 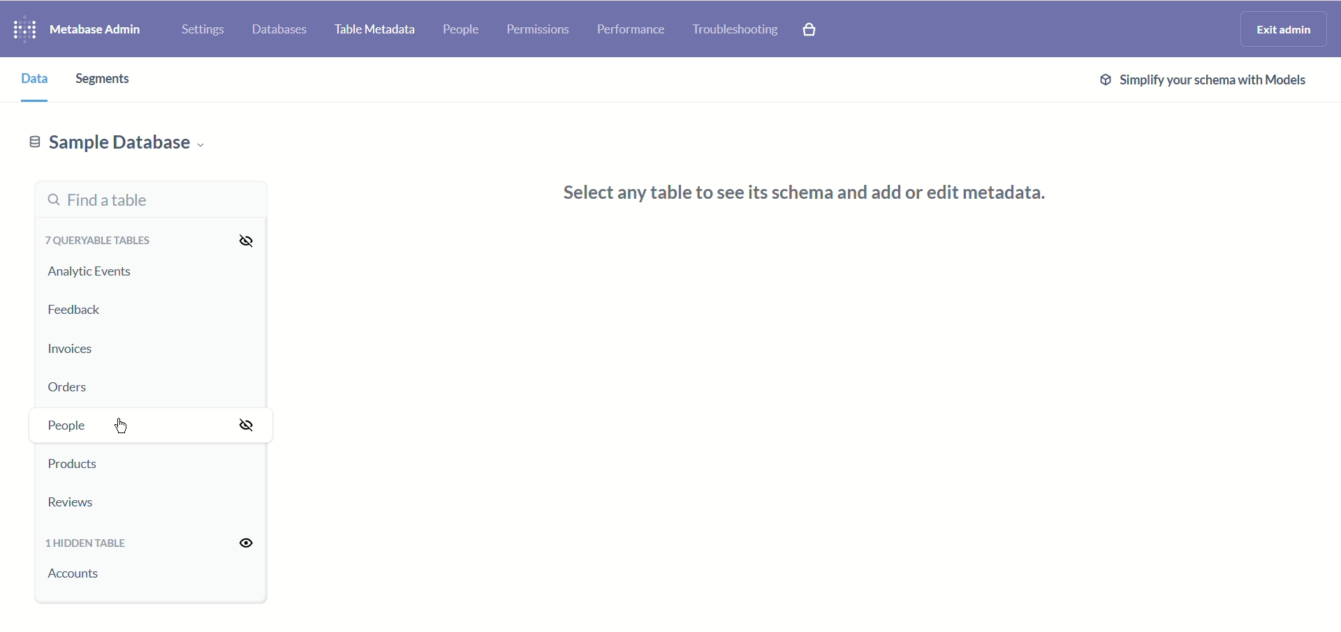 I want to click on People, so click(x=464, y=31).